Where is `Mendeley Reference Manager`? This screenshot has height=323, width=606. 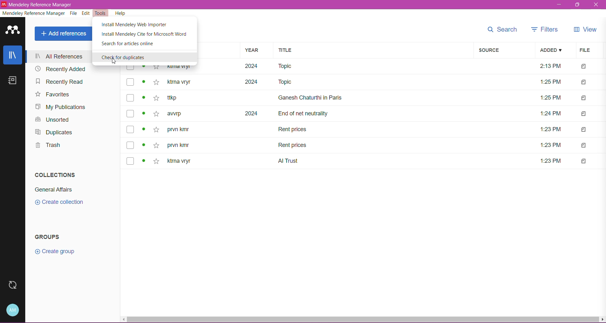
Mendeley Reference Manager is located at coordinates (33, 14).